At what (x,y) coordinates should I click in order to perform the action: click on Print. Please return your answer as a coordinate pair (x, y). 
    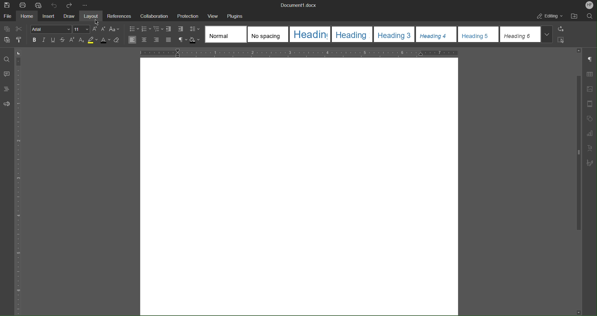
    Looking at the image, I should click on (23, 5).